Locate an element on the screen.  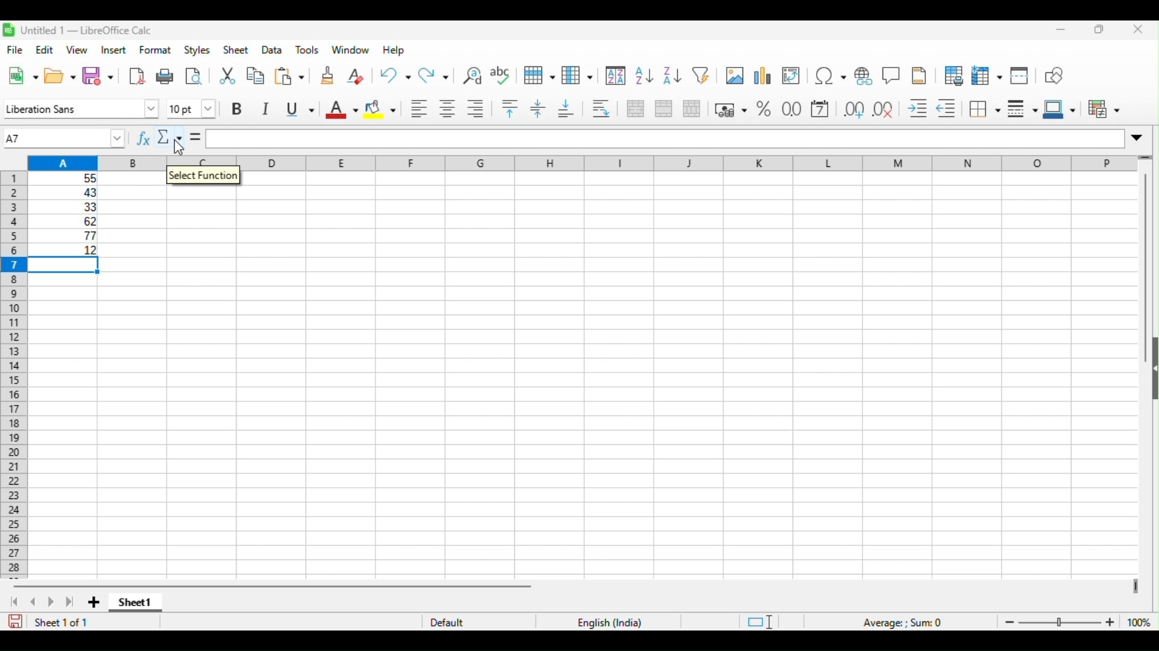
select function is located at coordinates (203, 180).